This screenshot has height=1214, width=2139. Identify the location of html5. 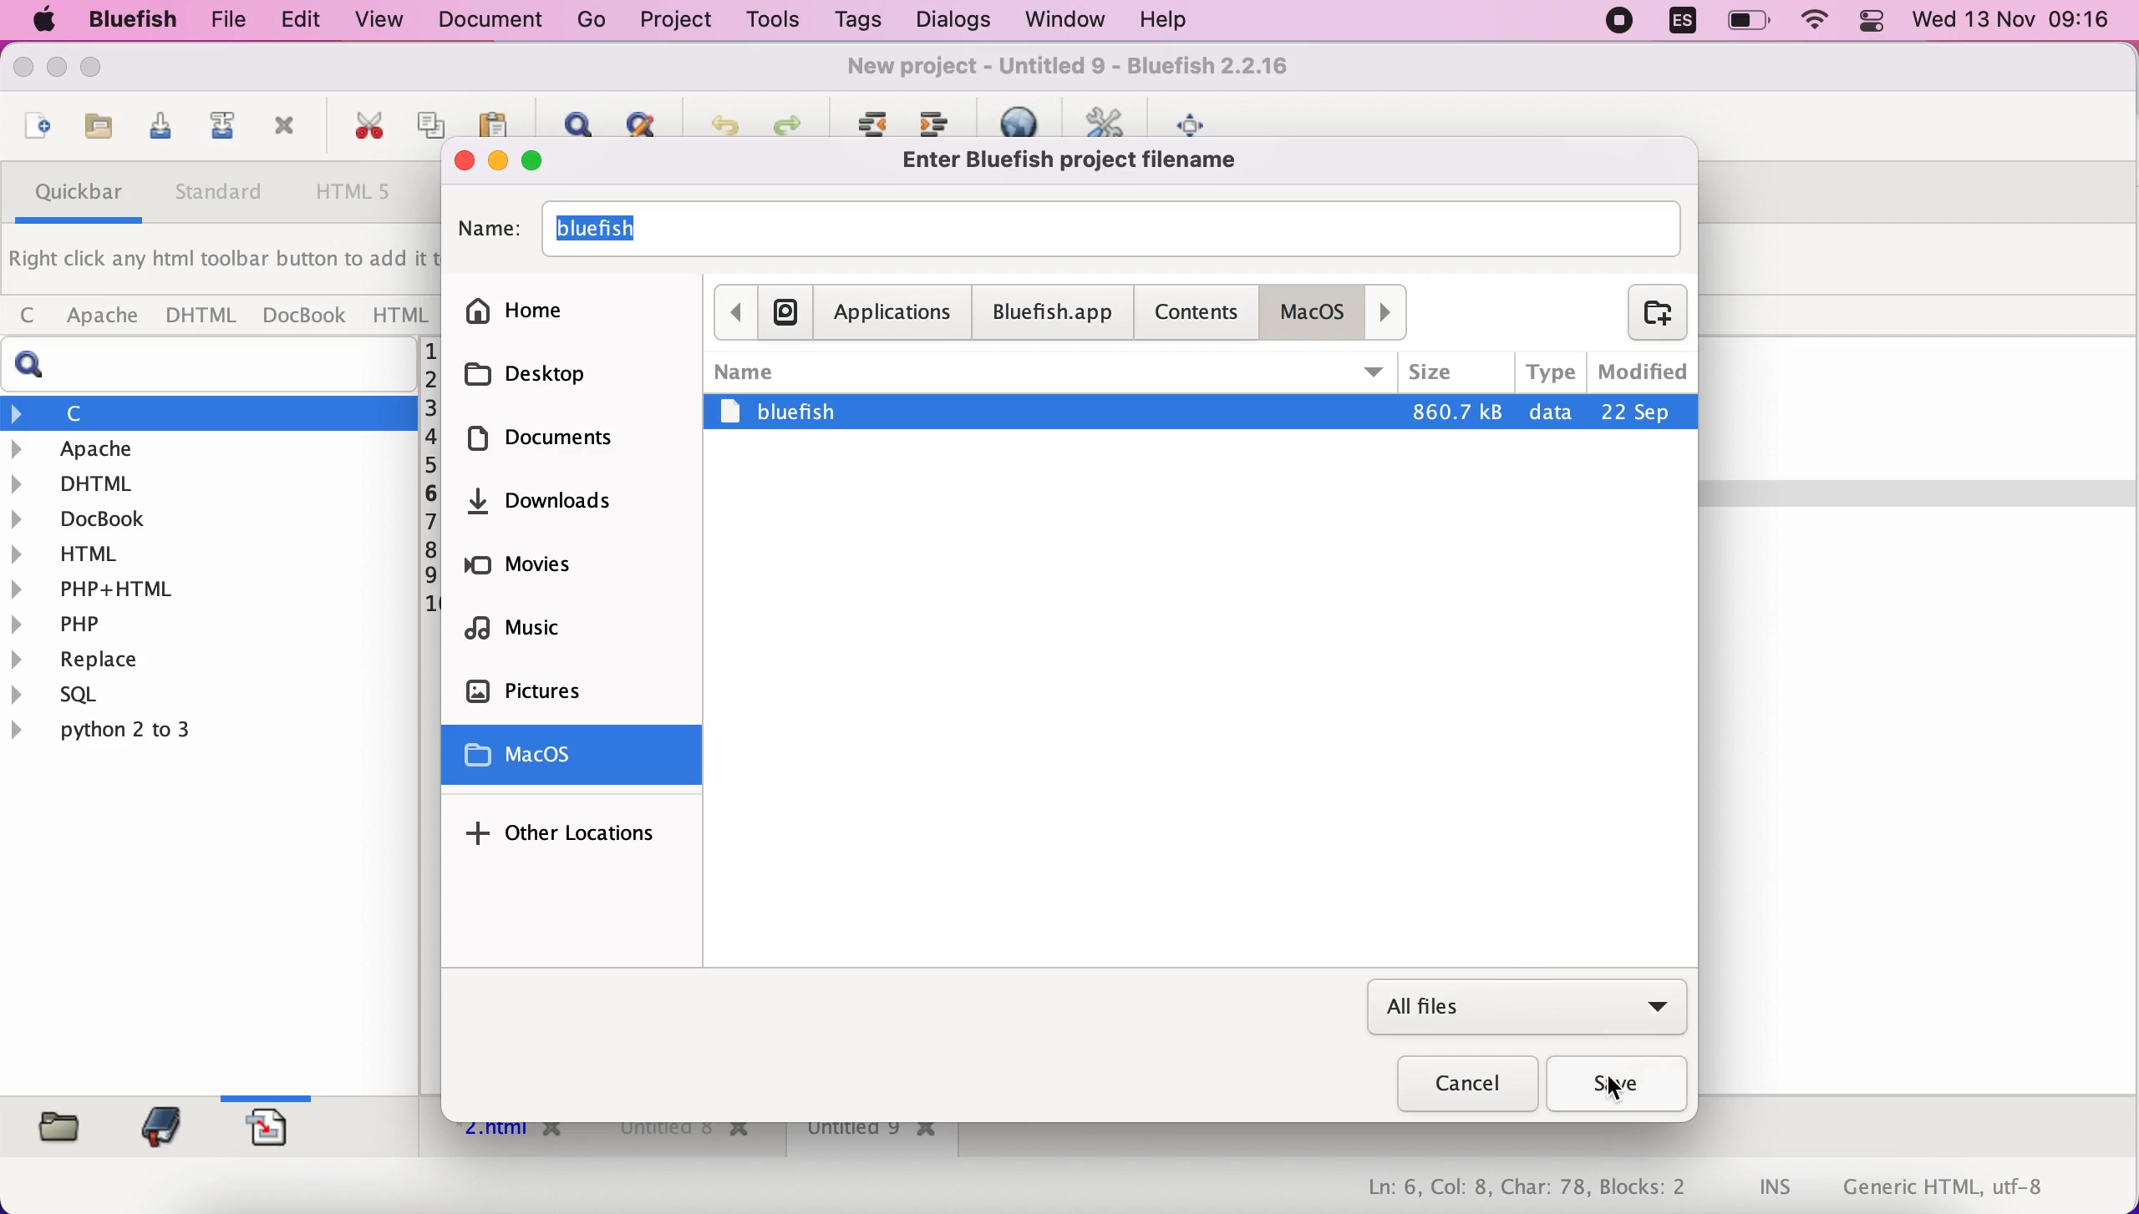
(357, 194).